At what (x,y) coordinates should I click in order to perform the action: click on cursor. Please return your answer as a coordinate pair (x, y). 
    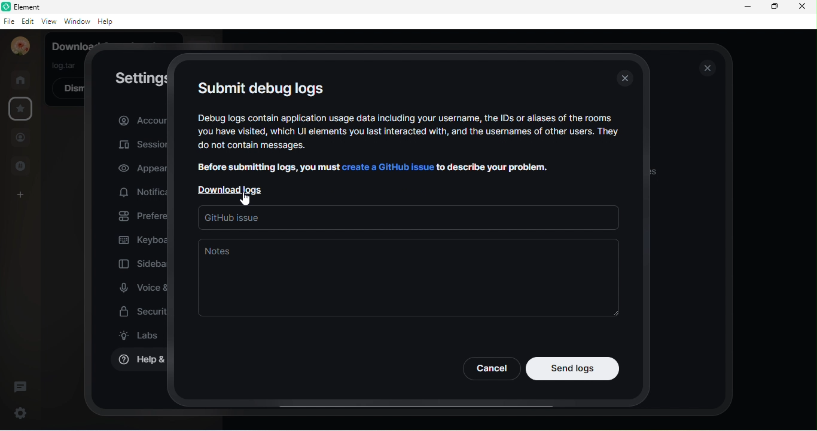
    Looking at the image, I should click on (243, 195).